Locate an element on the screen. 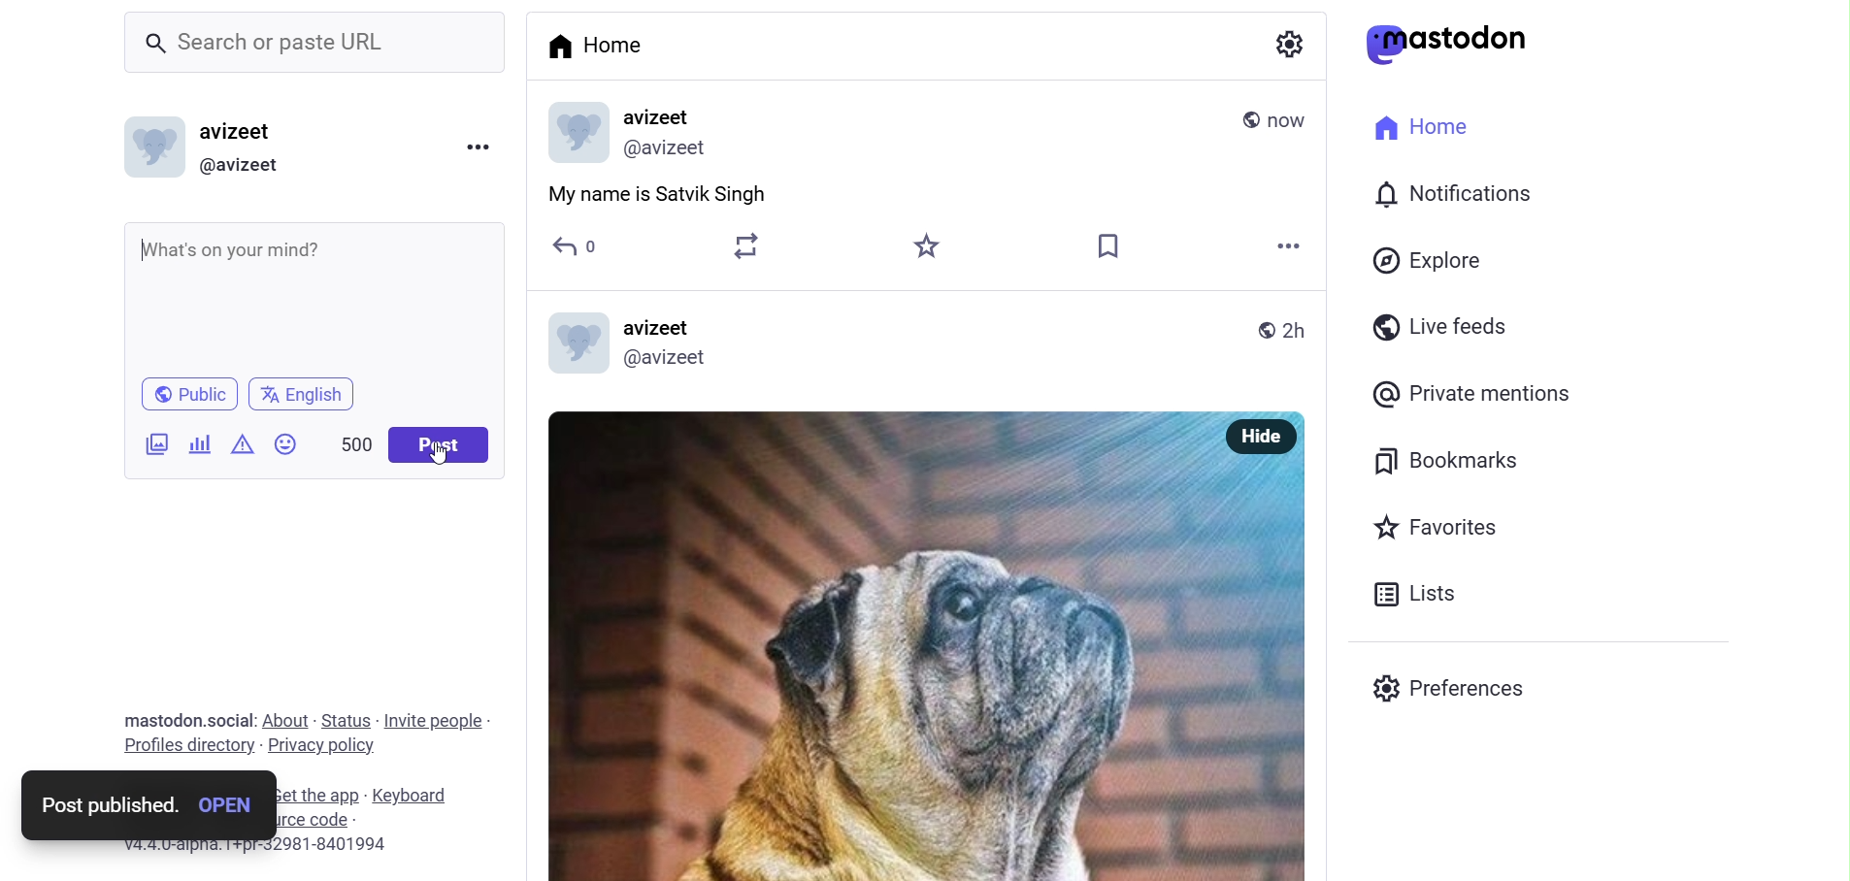 The image size is (1850, 881). post published is located at coordinates (102, 805).